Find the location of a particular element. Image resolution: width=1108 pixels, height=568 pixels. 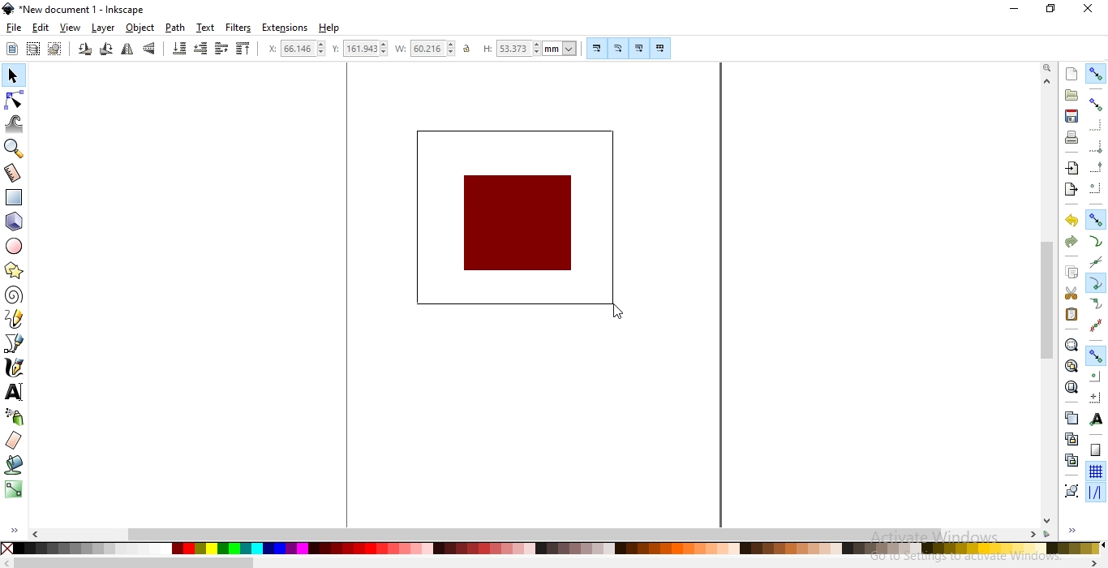

create 3d boxes is located at coordinates (15, 222).